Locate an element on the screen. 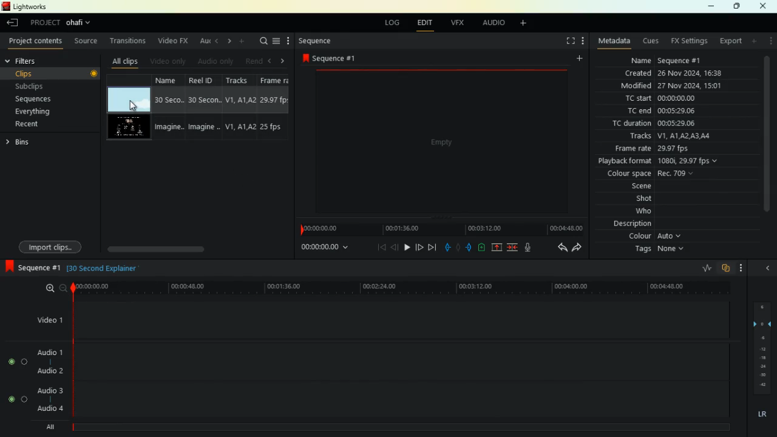  30 second explainer is located at coordinates (104, 267).